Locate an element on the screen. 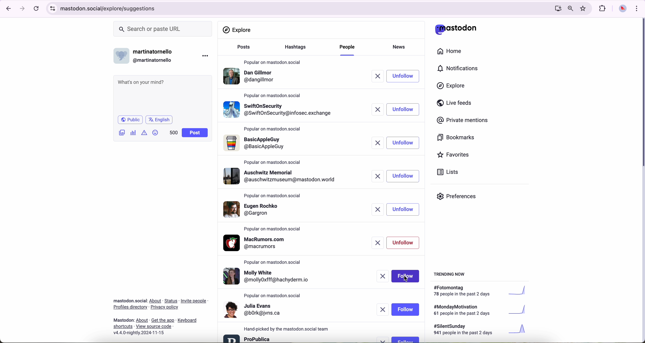  popular on mastodon.social is located at coordinates (273, 229).